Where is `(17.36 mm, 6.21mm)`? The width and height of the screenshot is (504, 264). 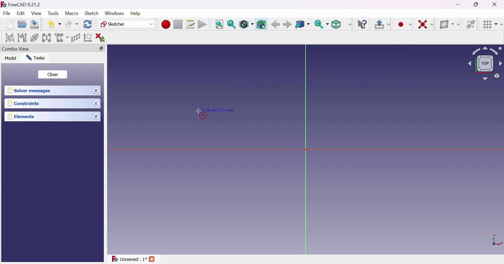
(17.36 mm, 6.21mm) is located at coordinates (218, 109).